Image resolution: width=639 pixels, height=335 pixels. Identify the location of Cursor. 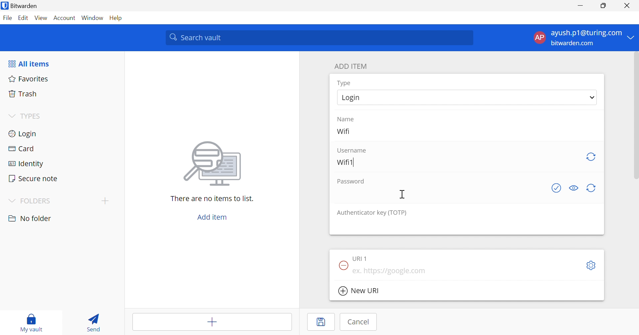
(404, 195).